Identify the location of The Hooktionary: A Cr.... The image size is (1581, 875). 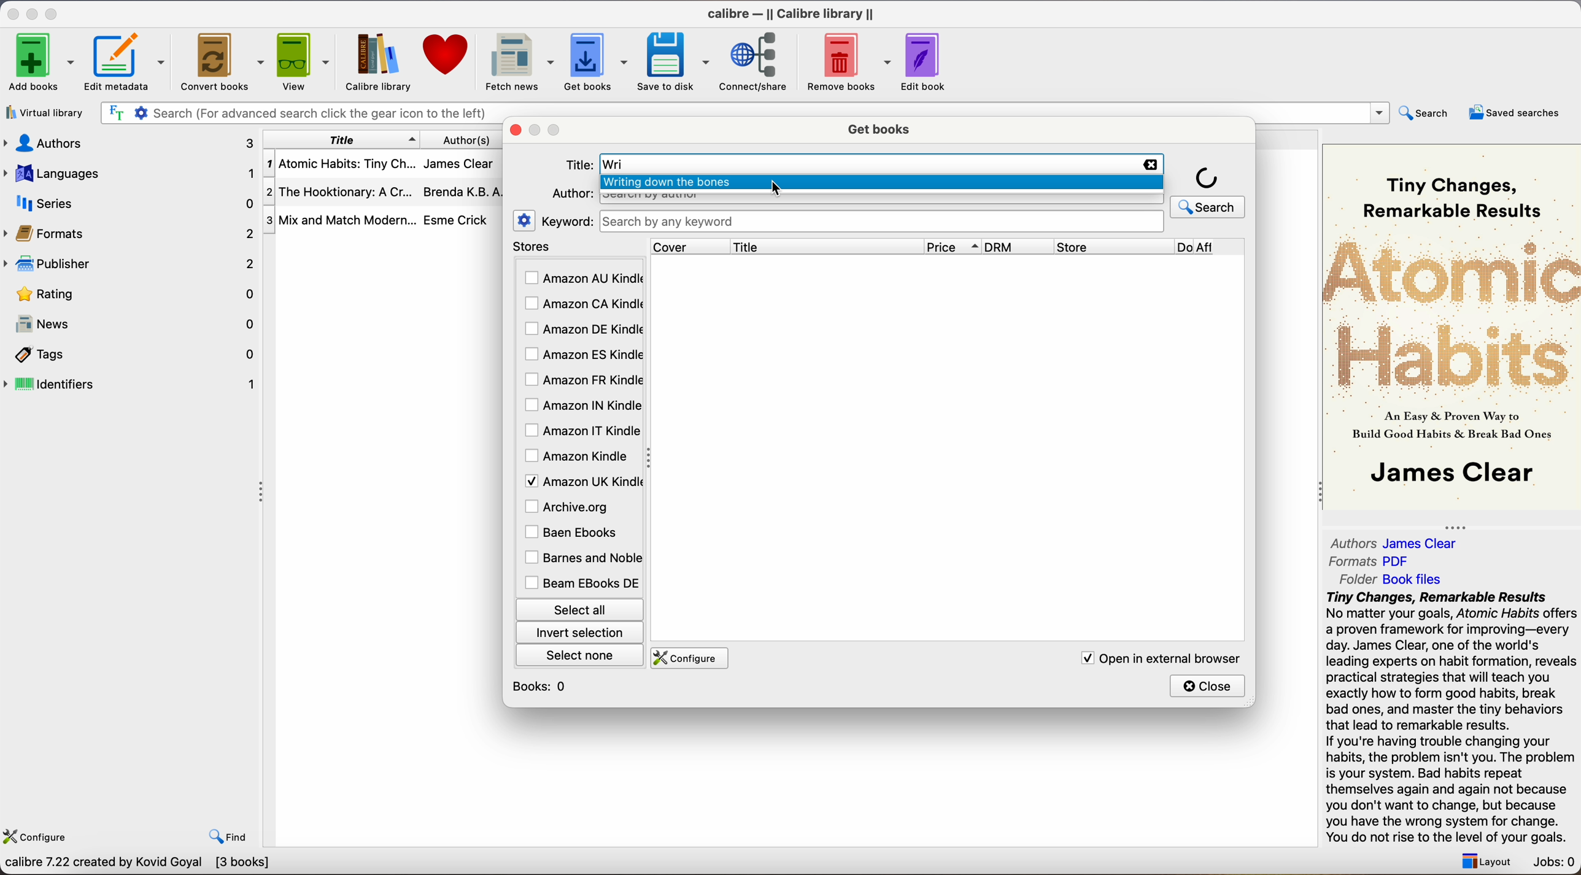
(340, 194).